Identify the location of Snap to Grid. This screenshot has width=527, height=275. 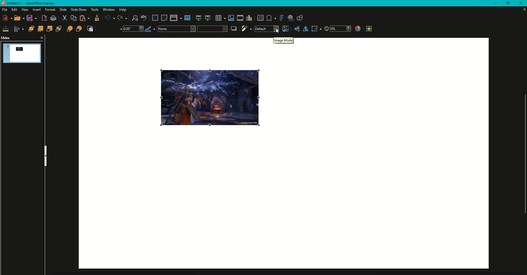
(164, 18).